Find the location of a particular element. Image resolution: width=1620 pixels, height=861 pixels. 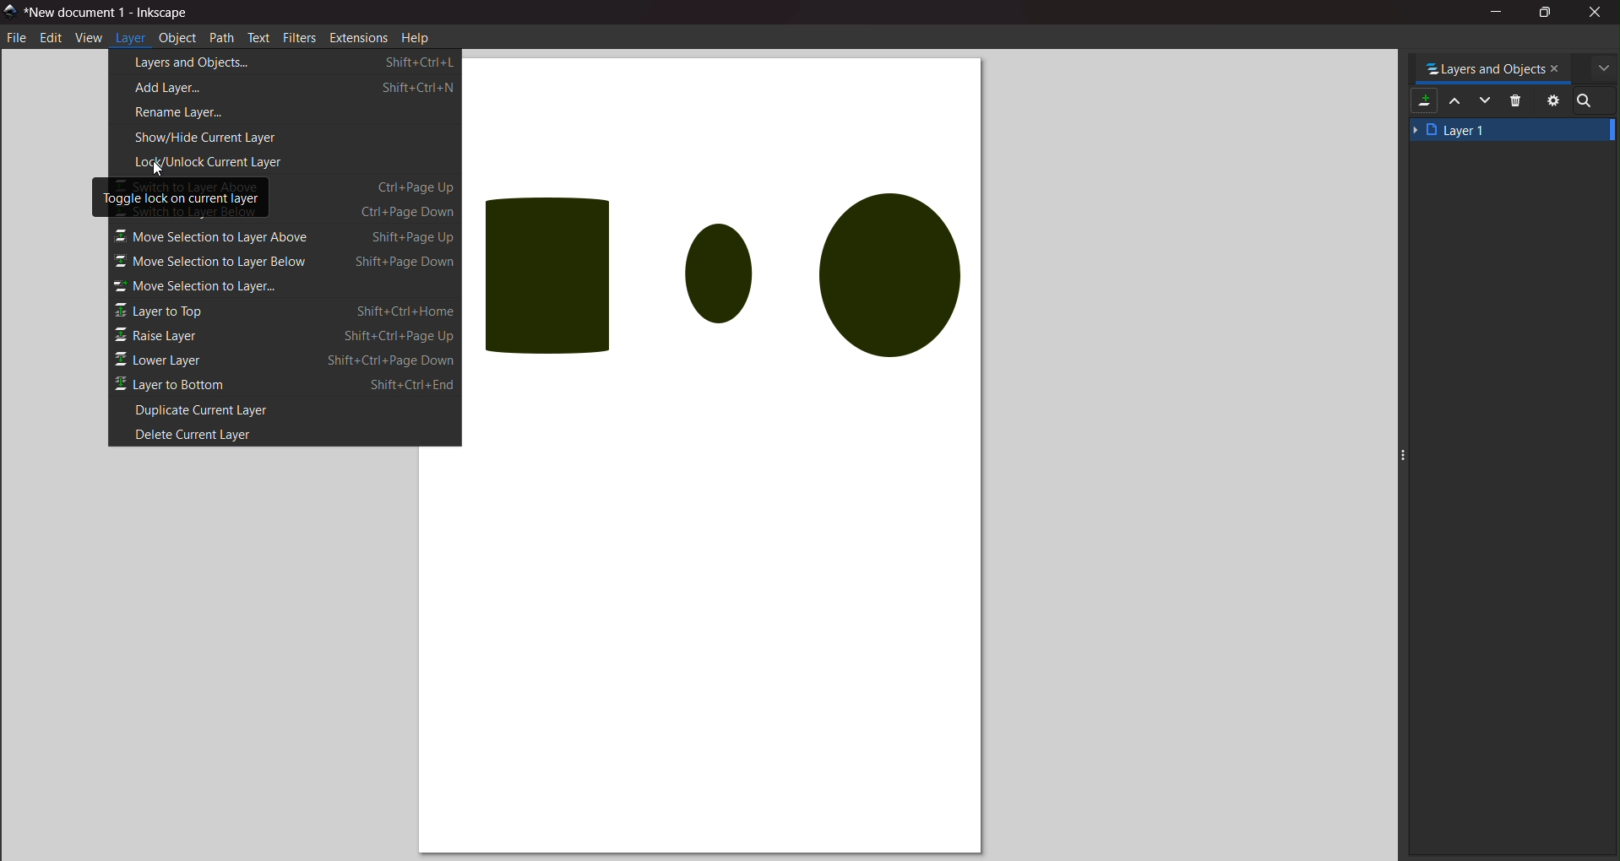

layers and object is located at coordinates (293, 62).